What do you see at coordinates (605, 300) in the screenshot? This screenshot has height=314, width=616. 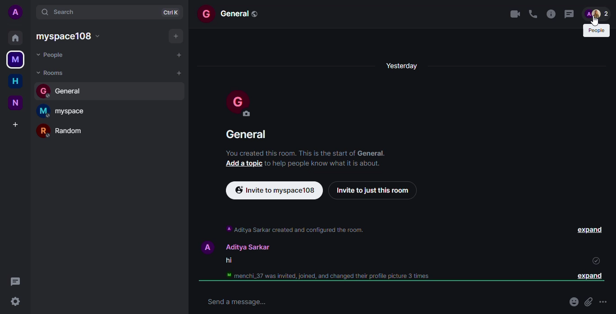 I see `more` at bounding box center [605, 300].